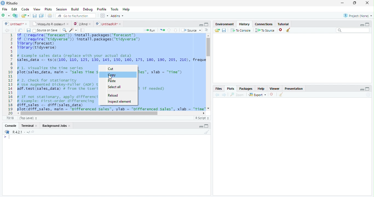 This screenshot has height=197, width=374. Describe the element at coordinates (8, 138) in the screenshot. I see `Typing indicator` at that location.